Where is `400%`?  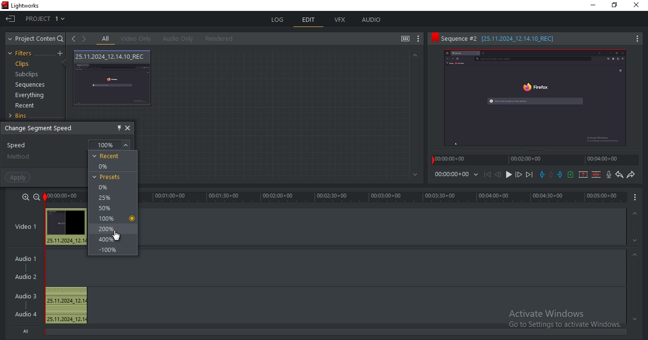
400% is located at coordinates (109, 240).